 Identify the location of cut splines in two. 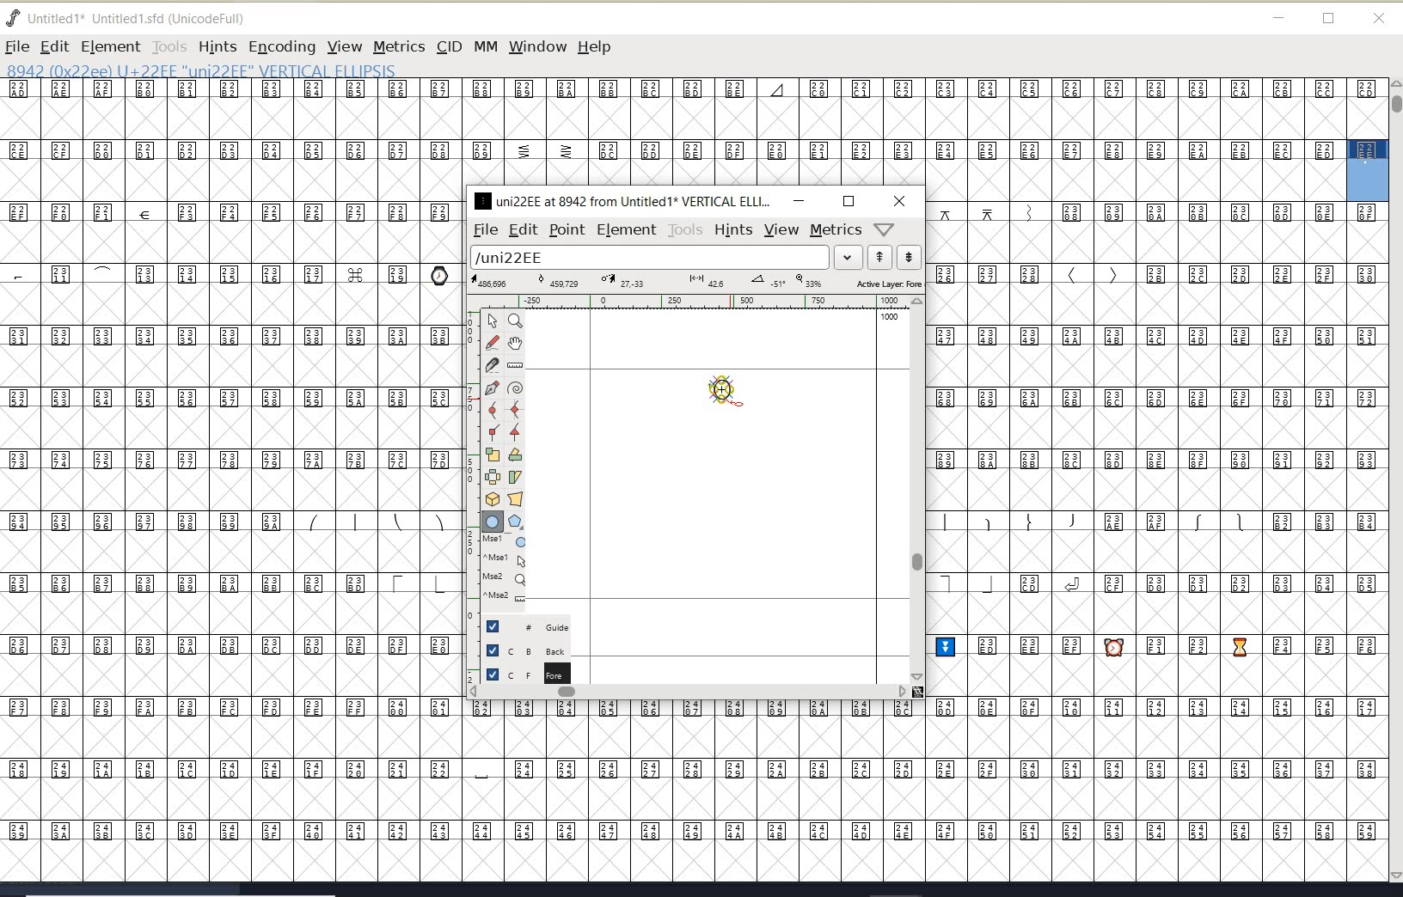
(492, 364).